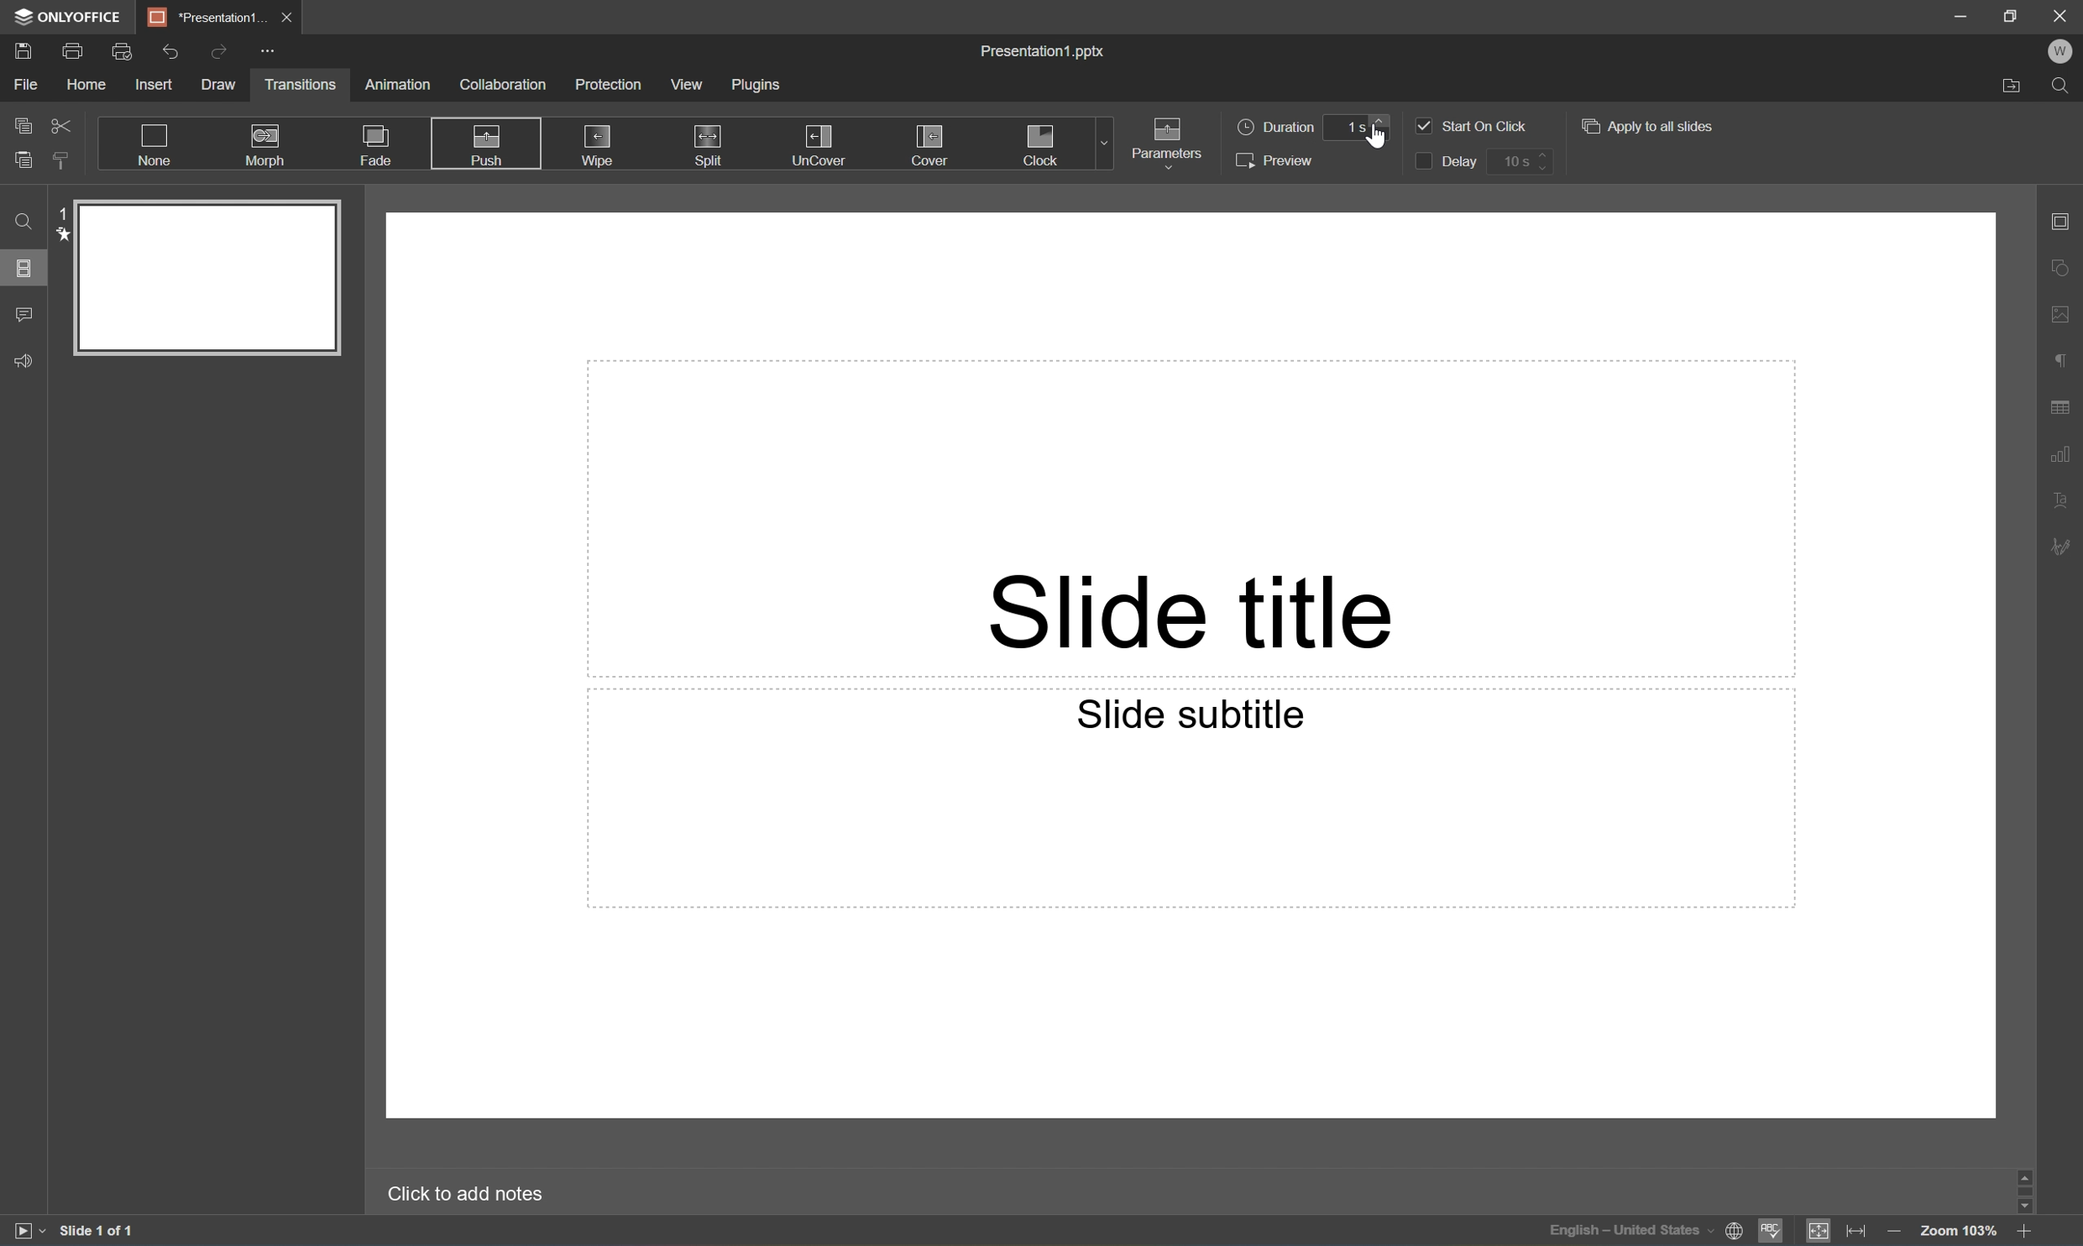 This screenshot has height=1246, width=2083. Describe the element at coordinates (2059, 49) in the screenshot. I see `W` at that location.